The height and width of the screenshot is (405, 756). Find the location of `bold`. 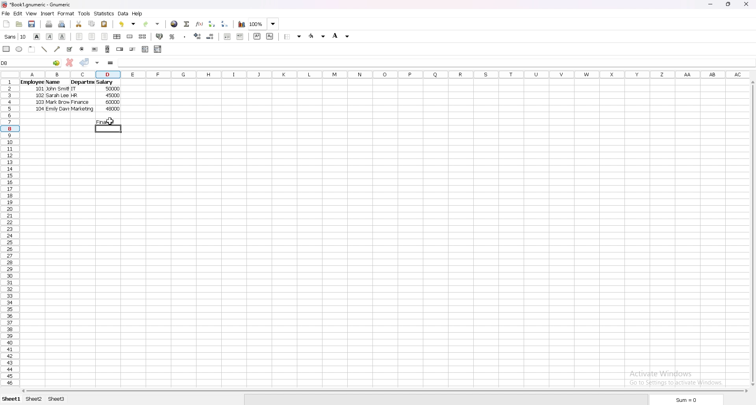

bold is located at coordinates (37, 36).